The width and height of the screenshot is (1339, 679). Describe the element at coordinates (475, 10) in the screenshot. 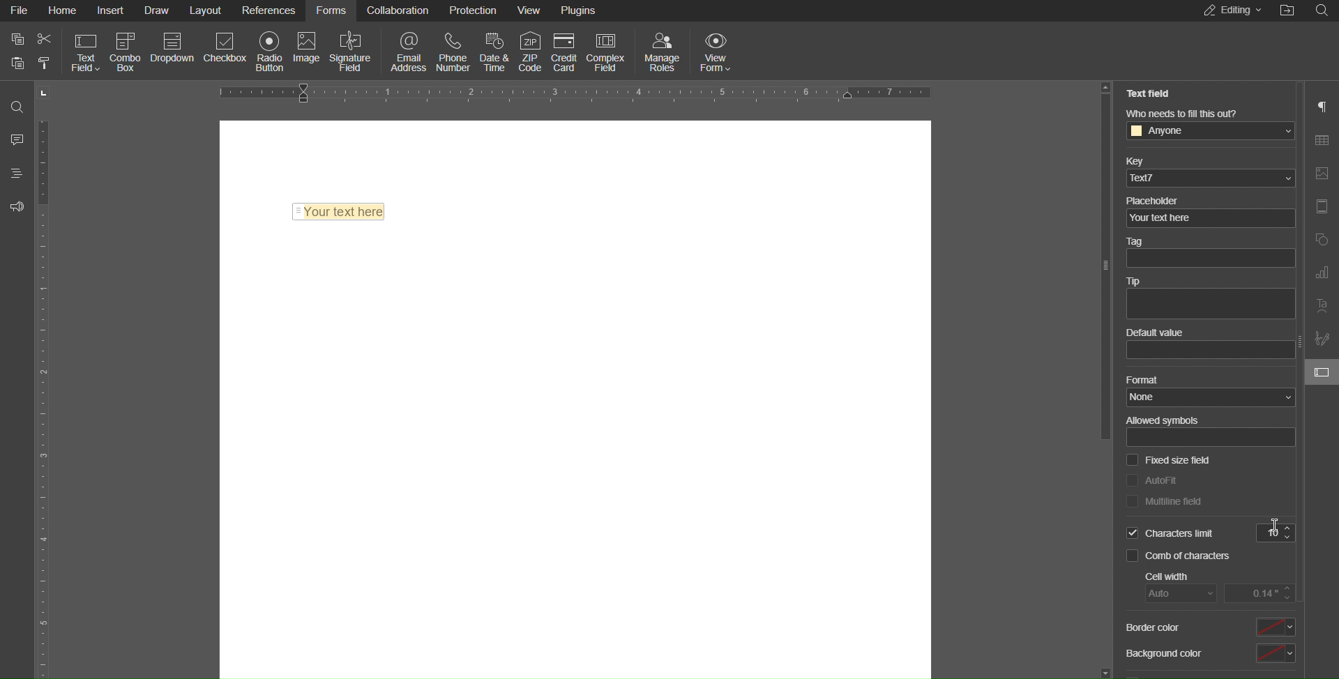

I see `protection` at that location.